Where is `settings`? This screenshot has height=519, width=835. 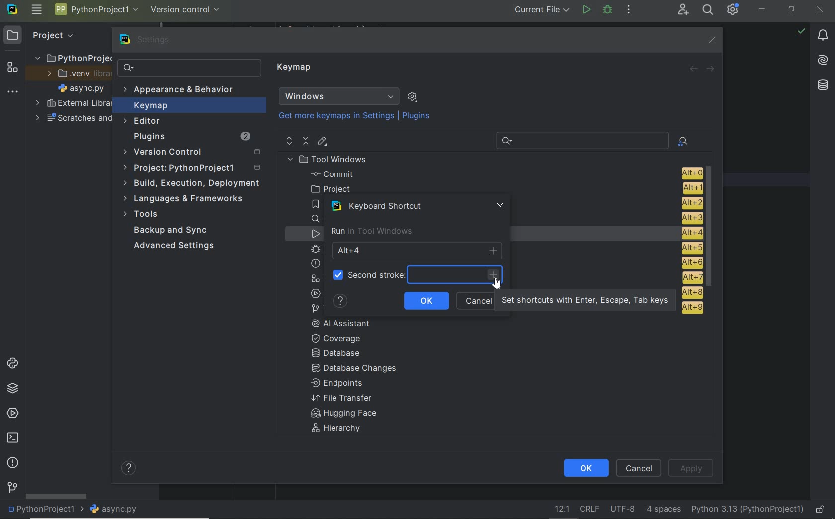
settings is located at coordinates (147, 40).